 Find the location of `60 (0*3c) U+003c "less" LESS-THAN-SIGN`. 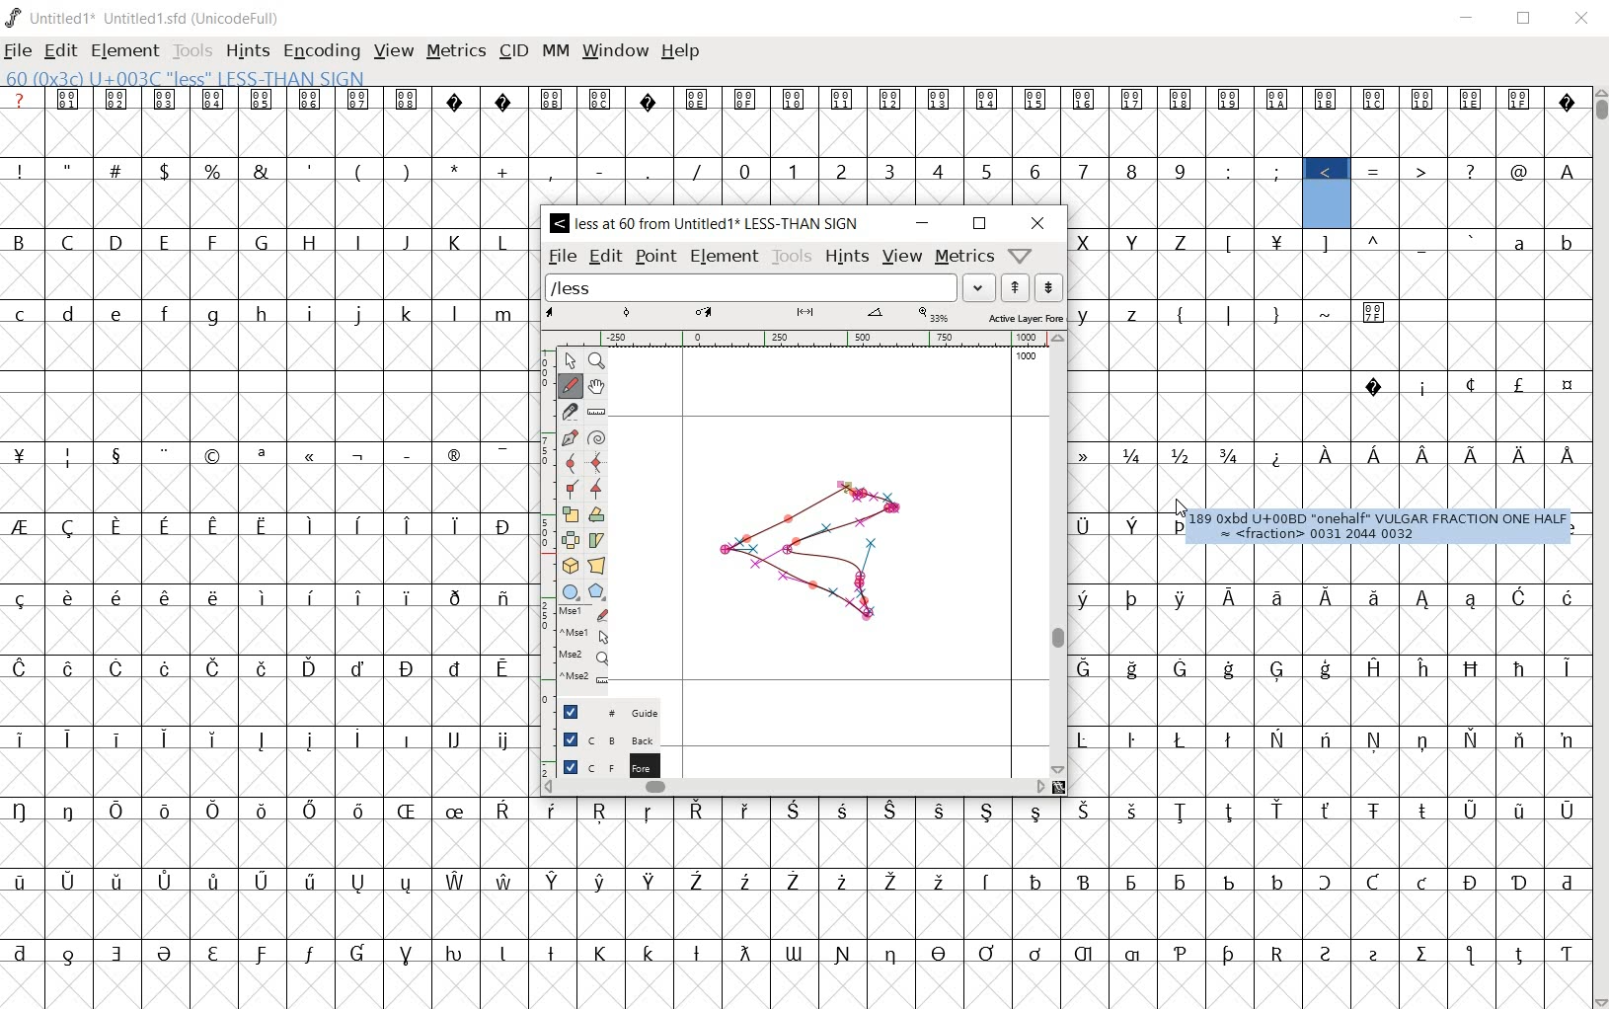

60 (0*3c) U+003c "less" LESS-THAN-SIGN is located at coordinates (186, 79).